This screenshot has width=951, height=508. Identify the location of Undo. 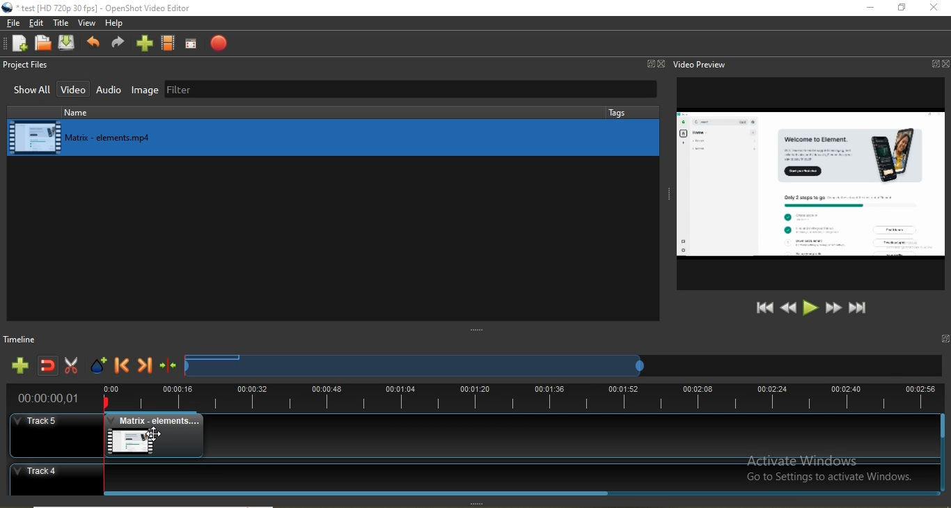
(95, 44).